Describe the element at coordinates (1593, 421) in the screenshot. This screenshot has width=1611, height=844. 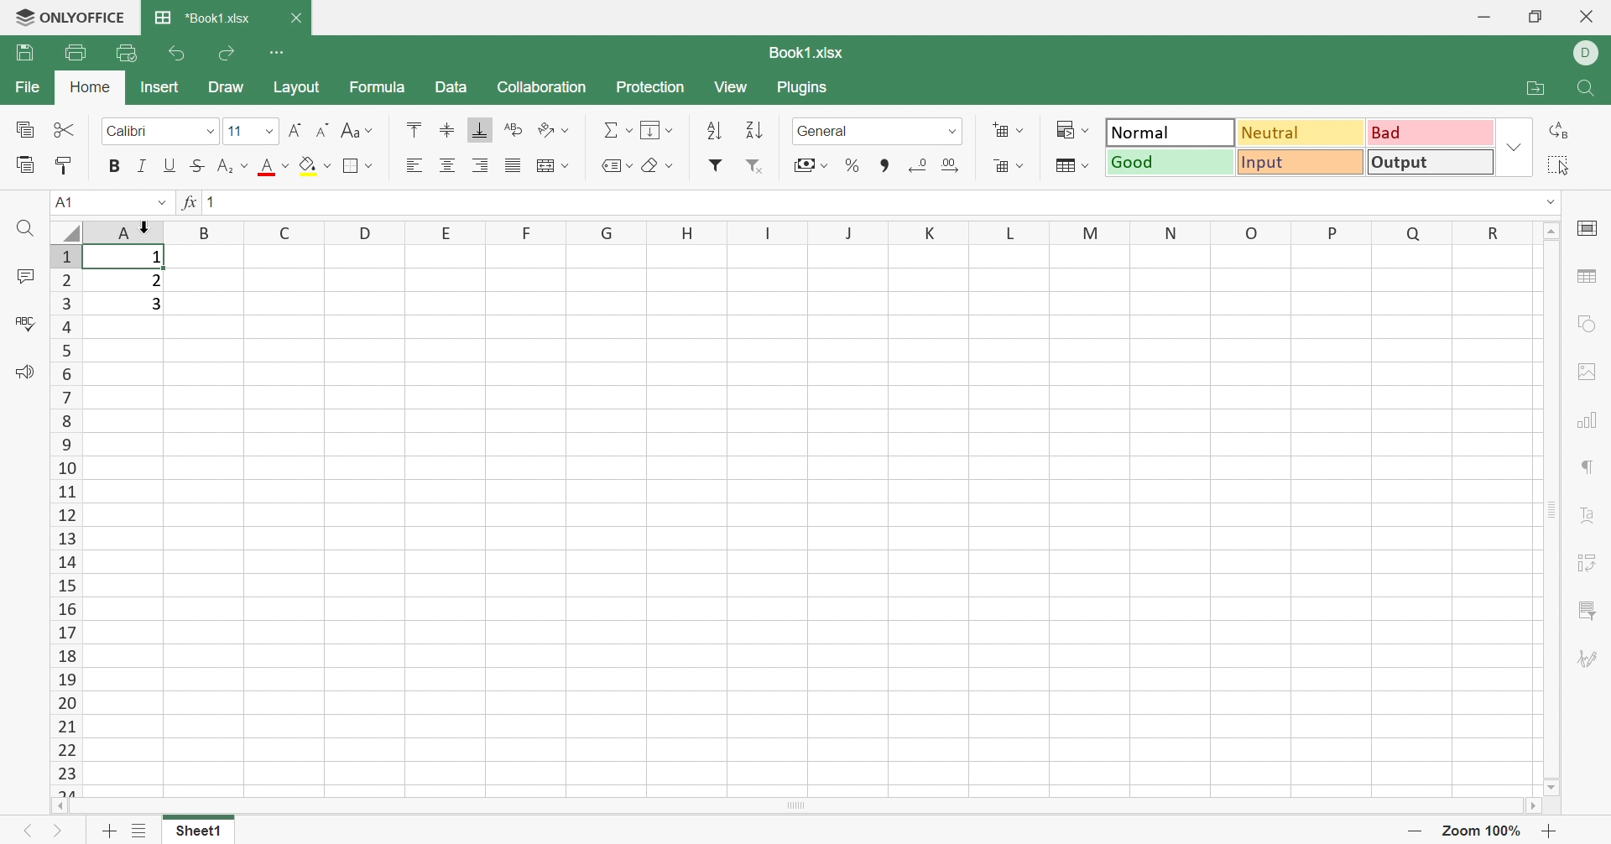
I see `Chart settings` at that location.